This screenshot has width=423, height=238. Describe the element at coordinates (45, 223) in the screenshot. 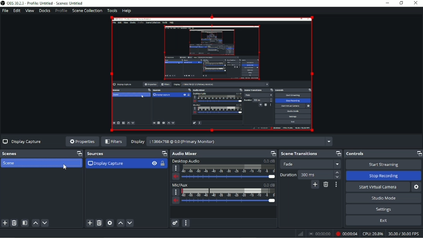

I see `Move scene down` at that location.